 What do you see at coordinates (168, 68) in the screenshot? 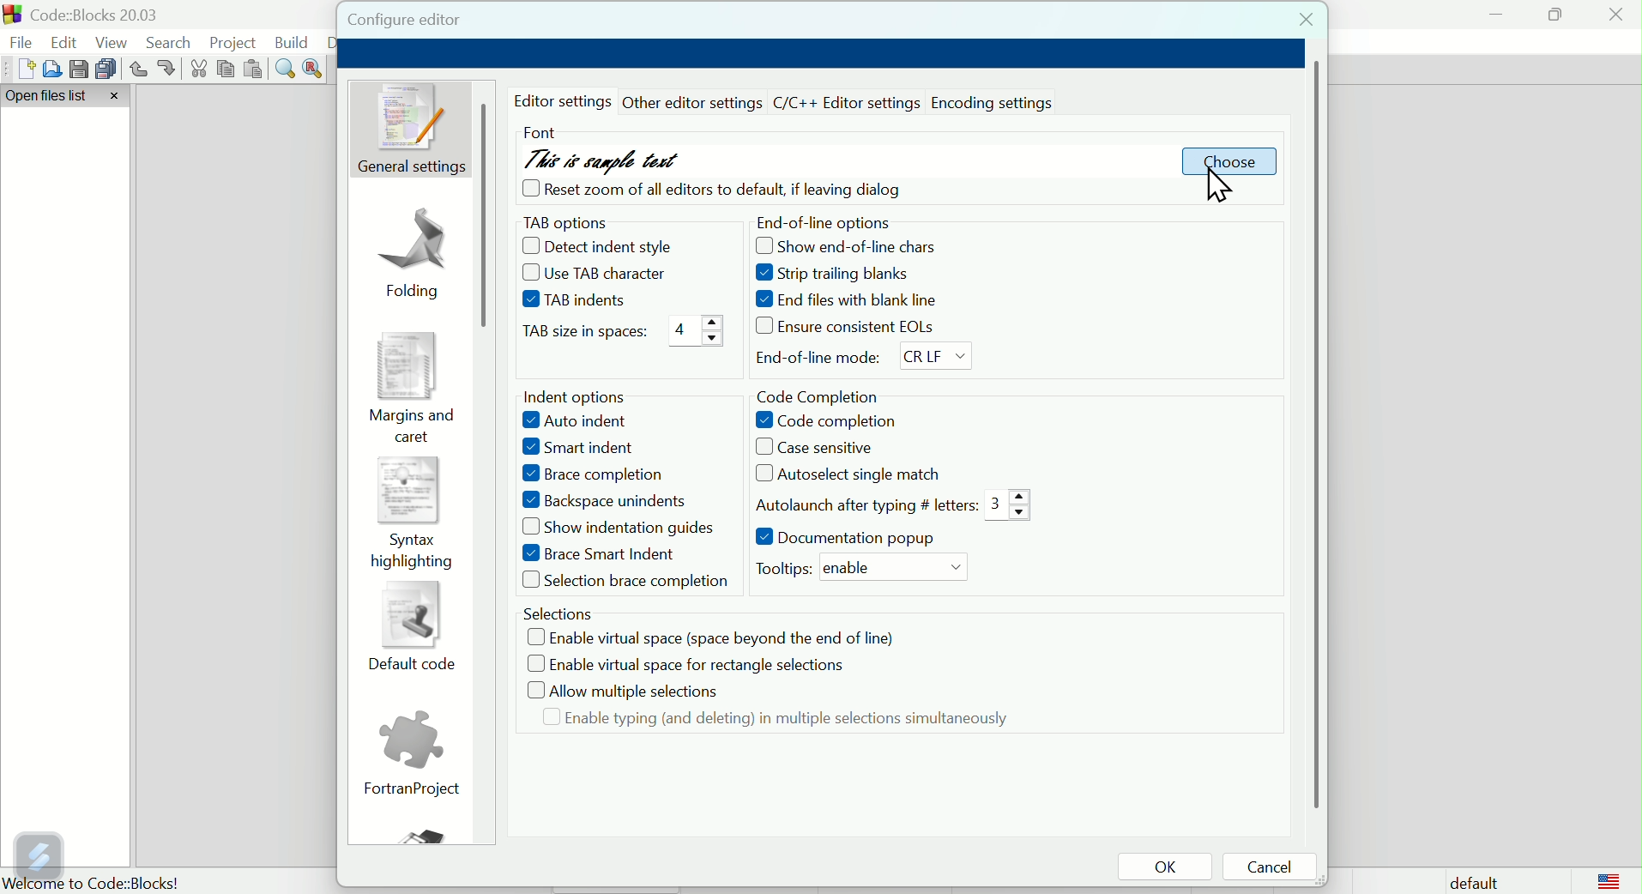
I see `redo` at bounding box center [168, 68].